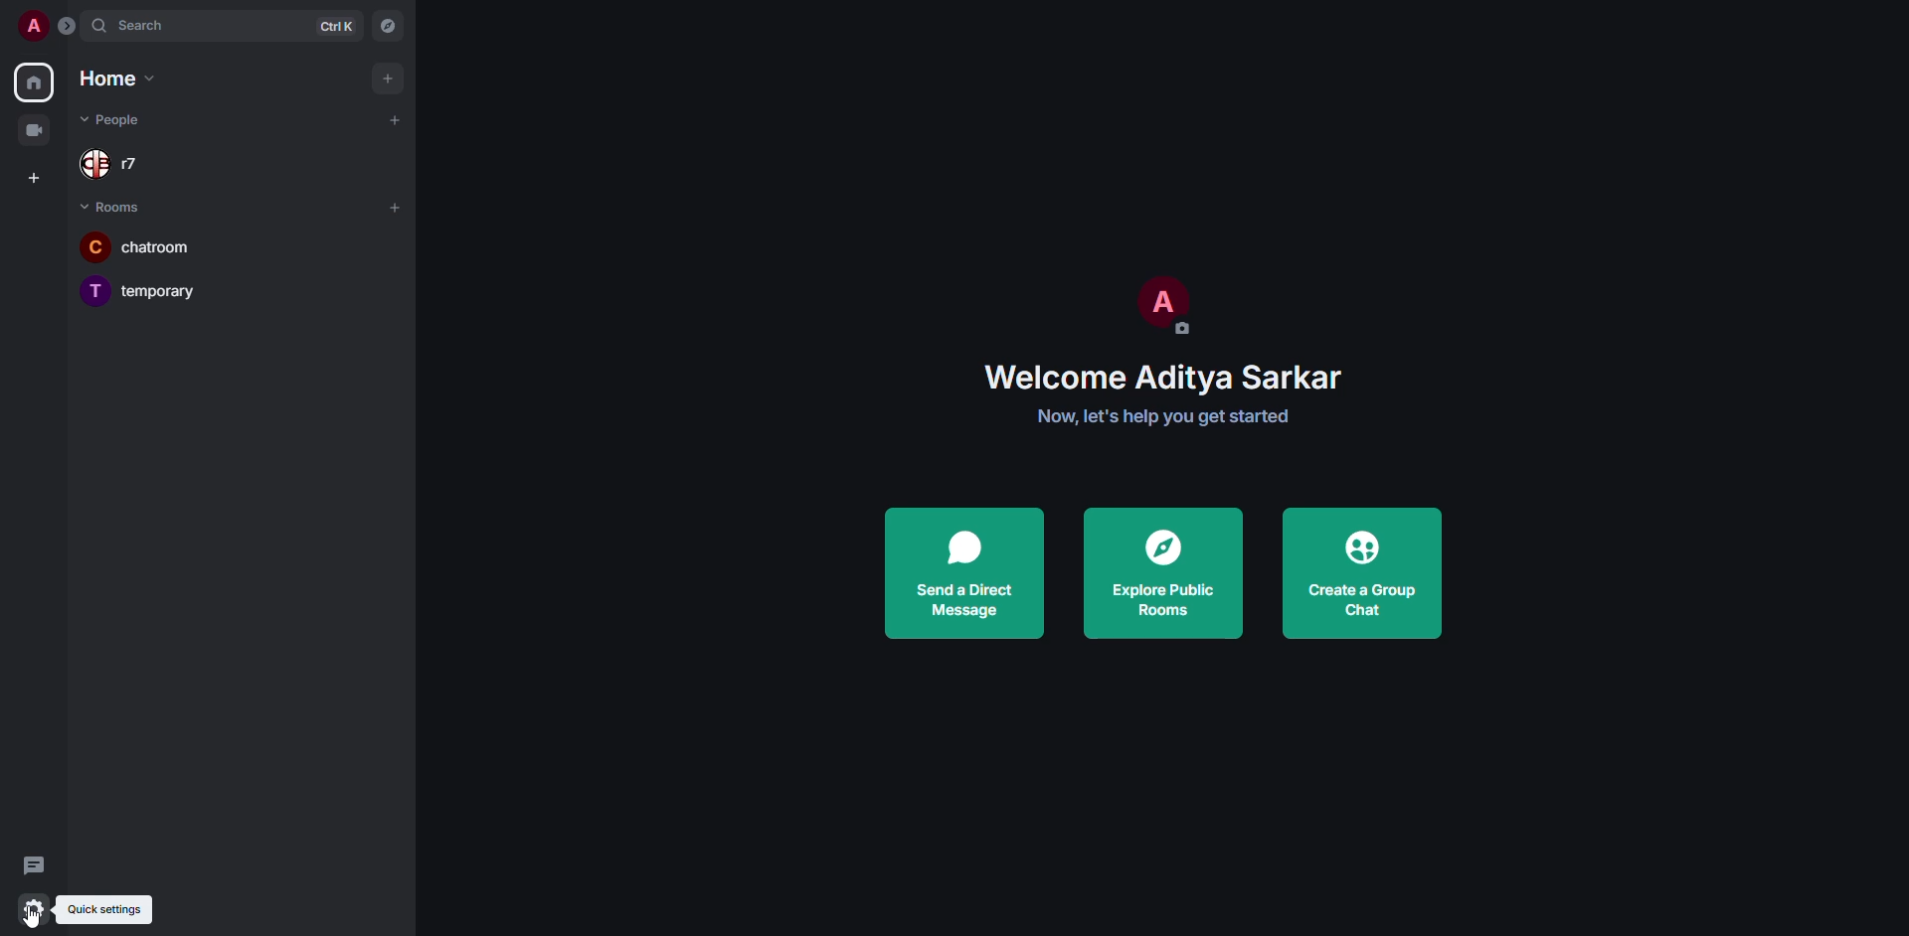 This screenshot has width=1909, height=936. Describe the element at coordinates (72, 29) in the screenshot. I see `expand` at that location.